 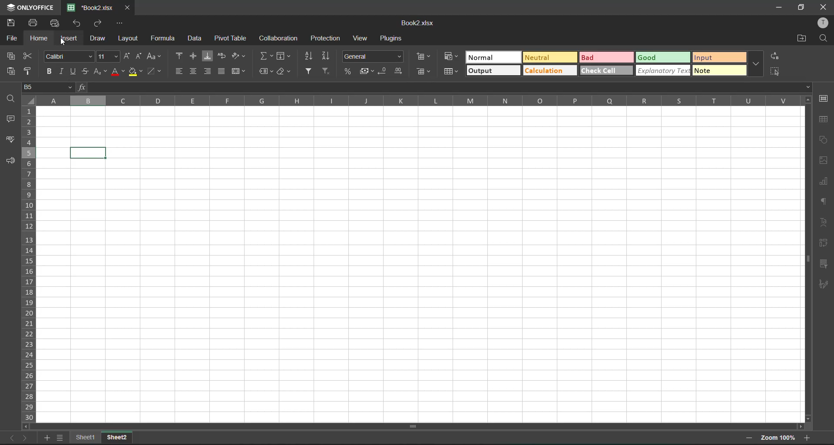 I want to click on charts, so click(x=824, y=183).